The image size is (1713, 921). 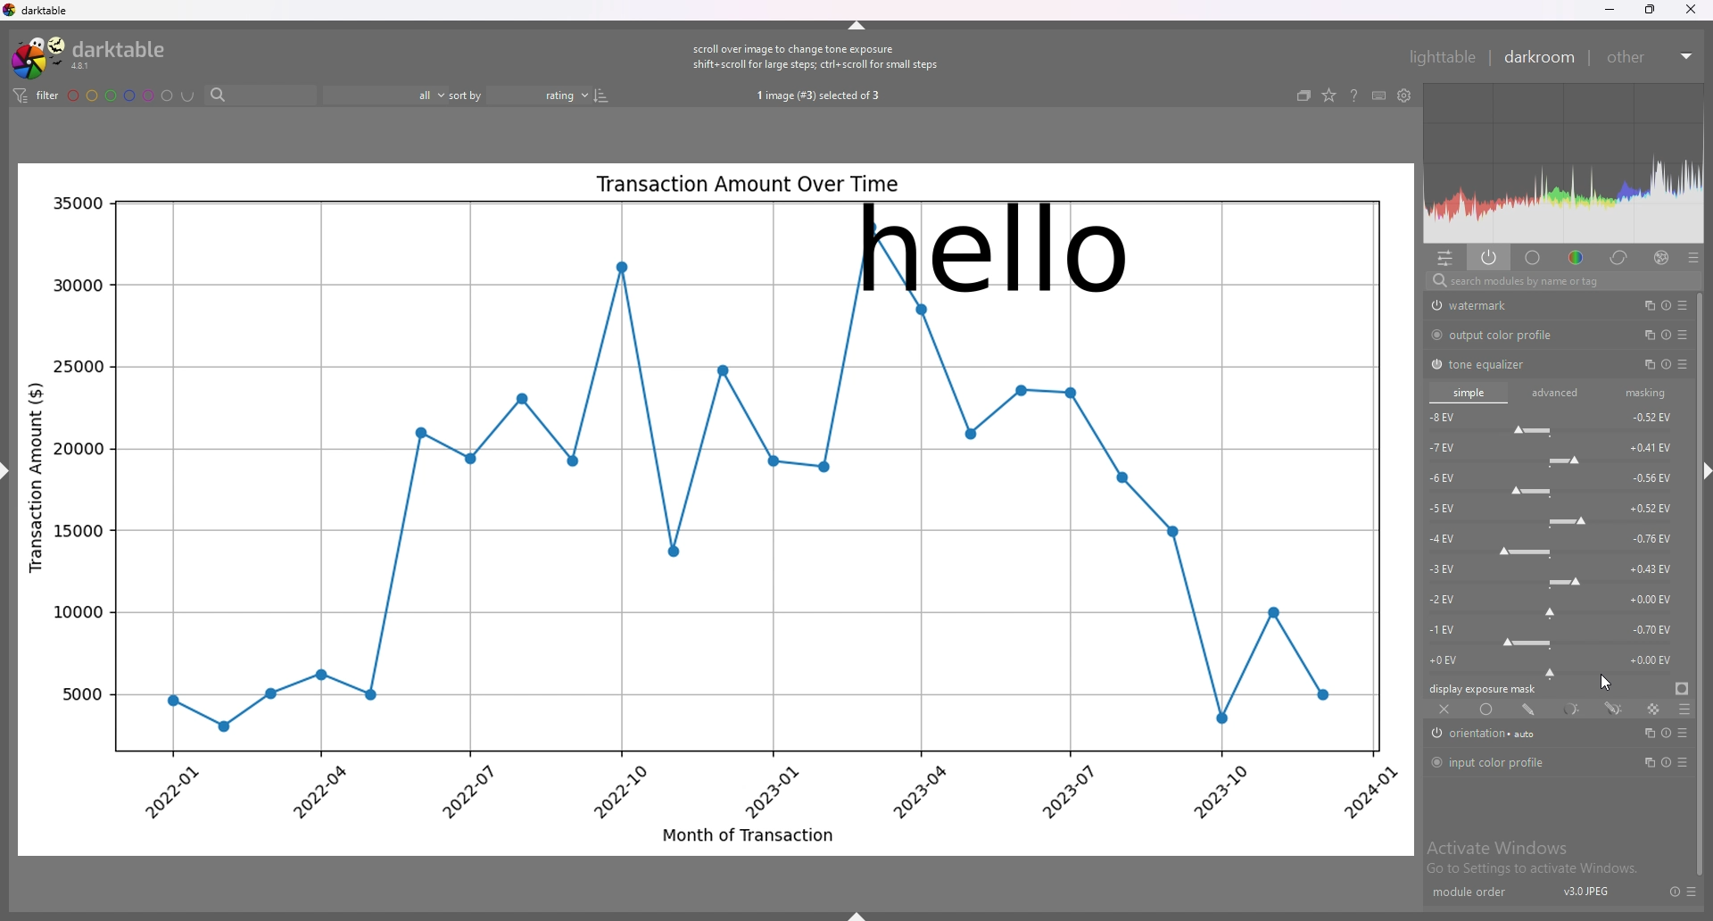 What do you see at coordinates (1555, 513) in the screenshot?
I see `-5 EV force` at bounding box center [1555, 513].